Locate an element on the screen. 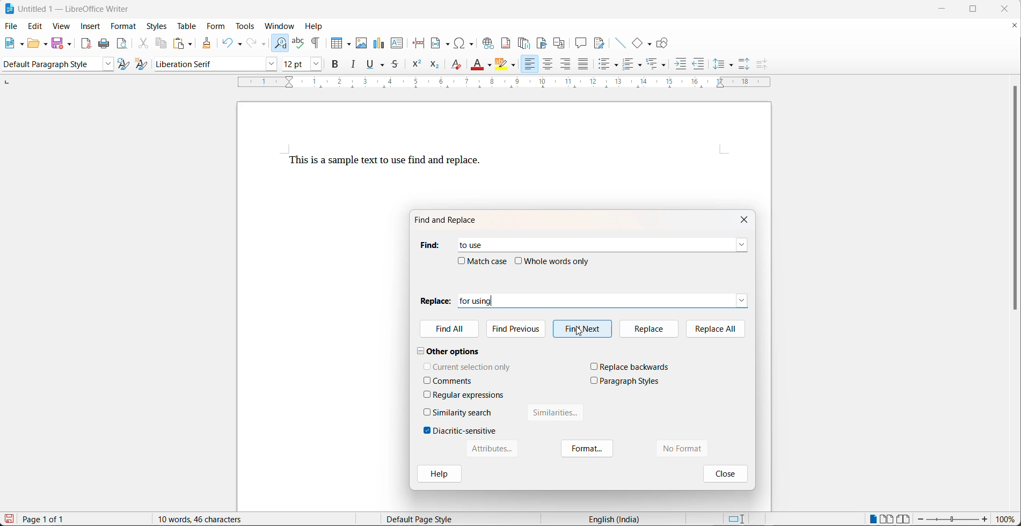 The width and height of the screenshot is (1021, 526). current selection only is located at coordinates (472, 367).